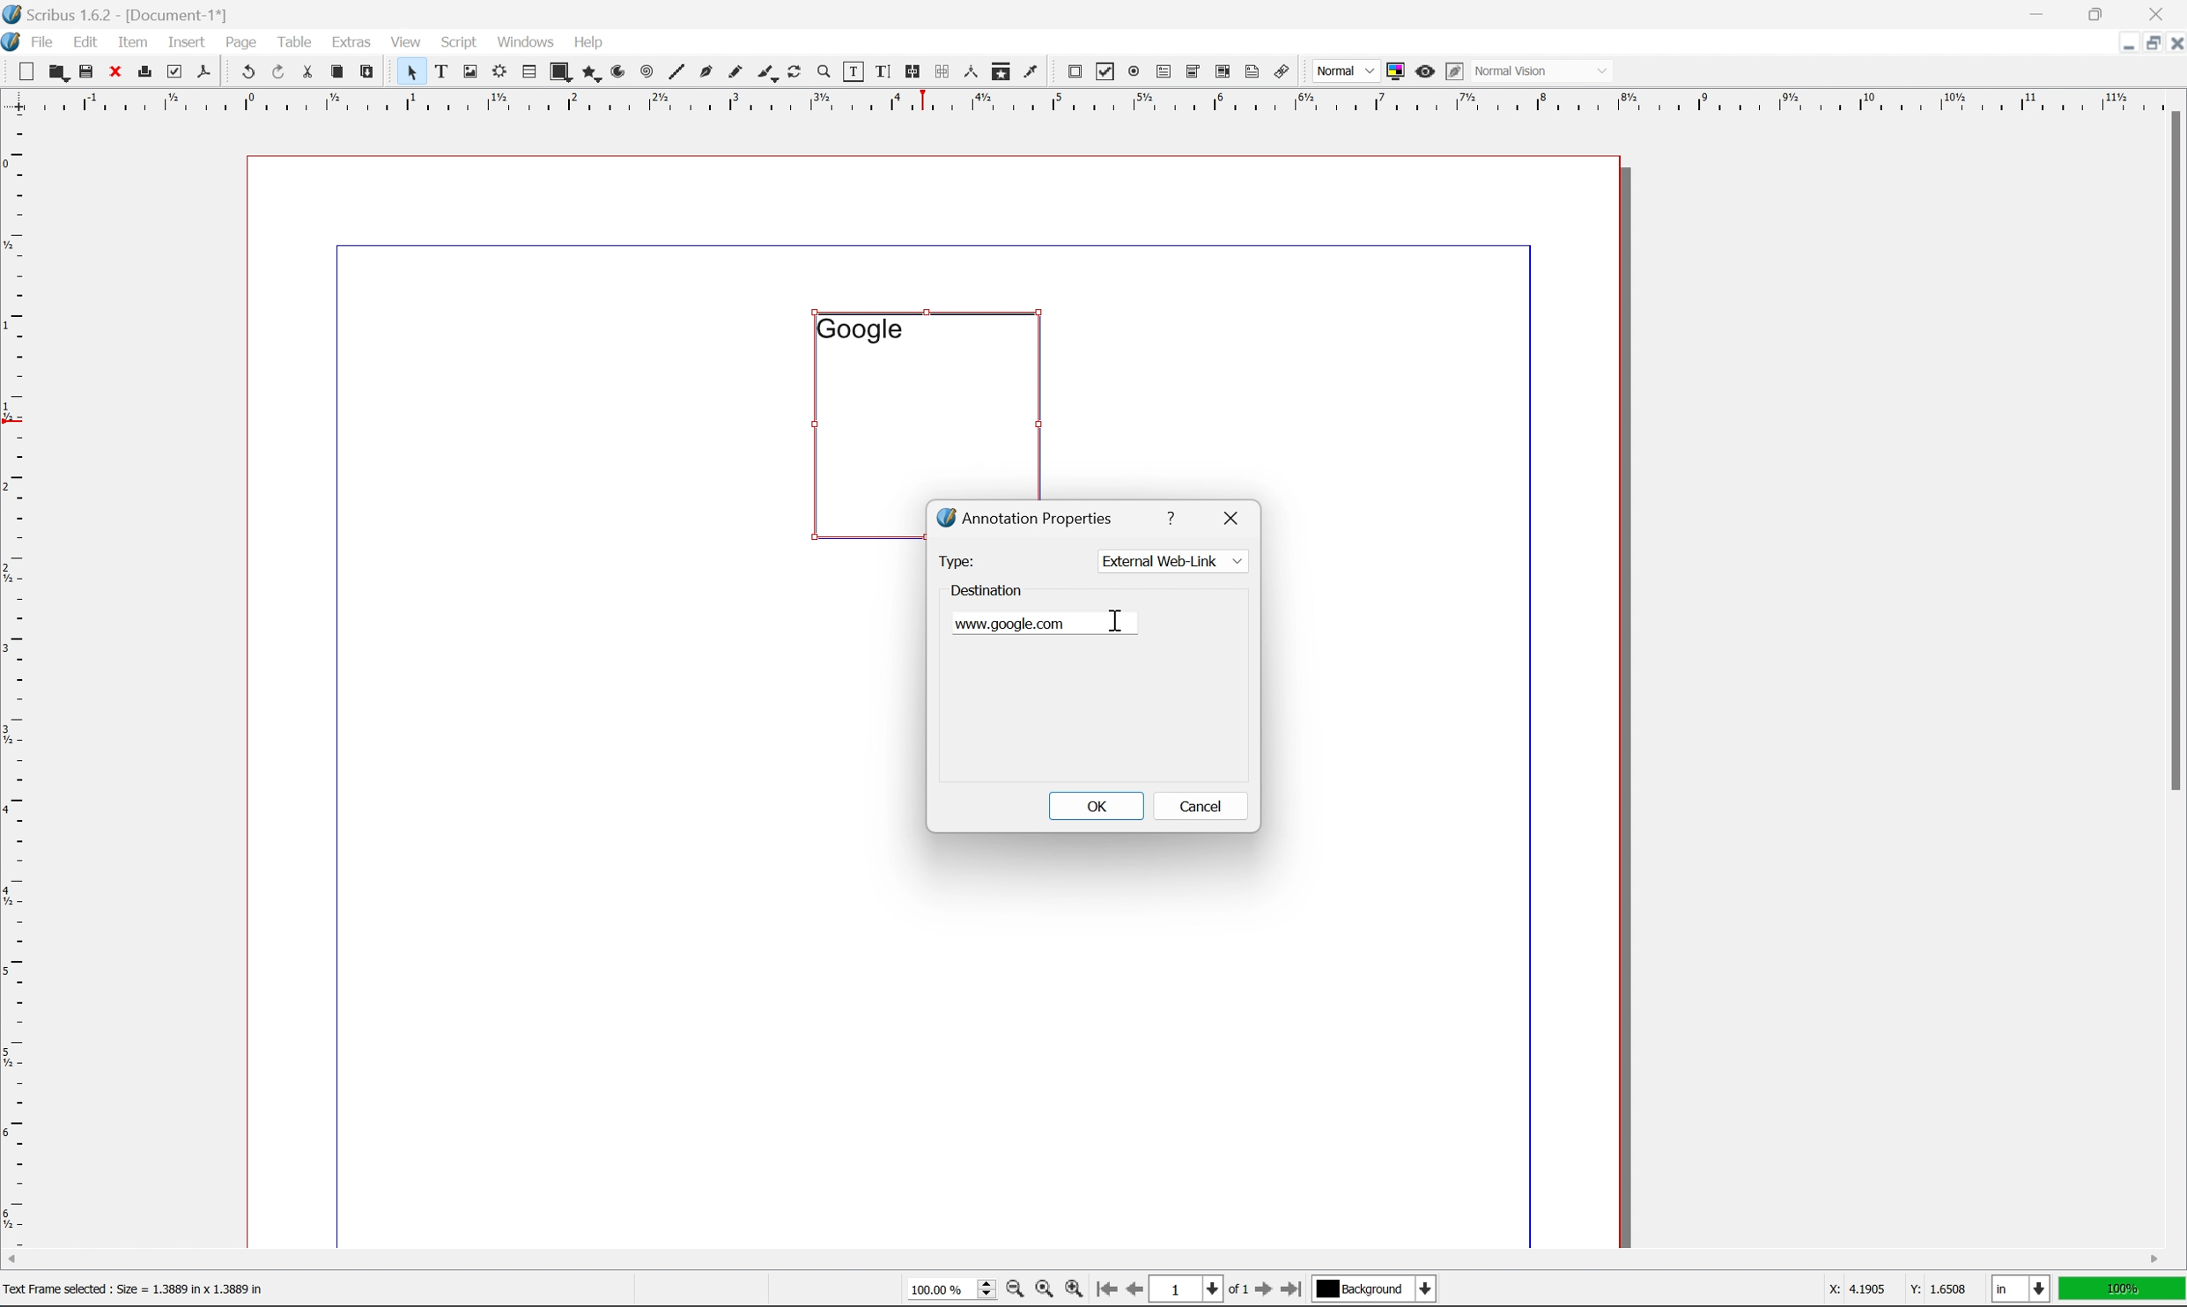 The image size is (2187, 1307). Describe the element at coordinates (1171, 561) in the screenshot. I see `external web-link` at that location.